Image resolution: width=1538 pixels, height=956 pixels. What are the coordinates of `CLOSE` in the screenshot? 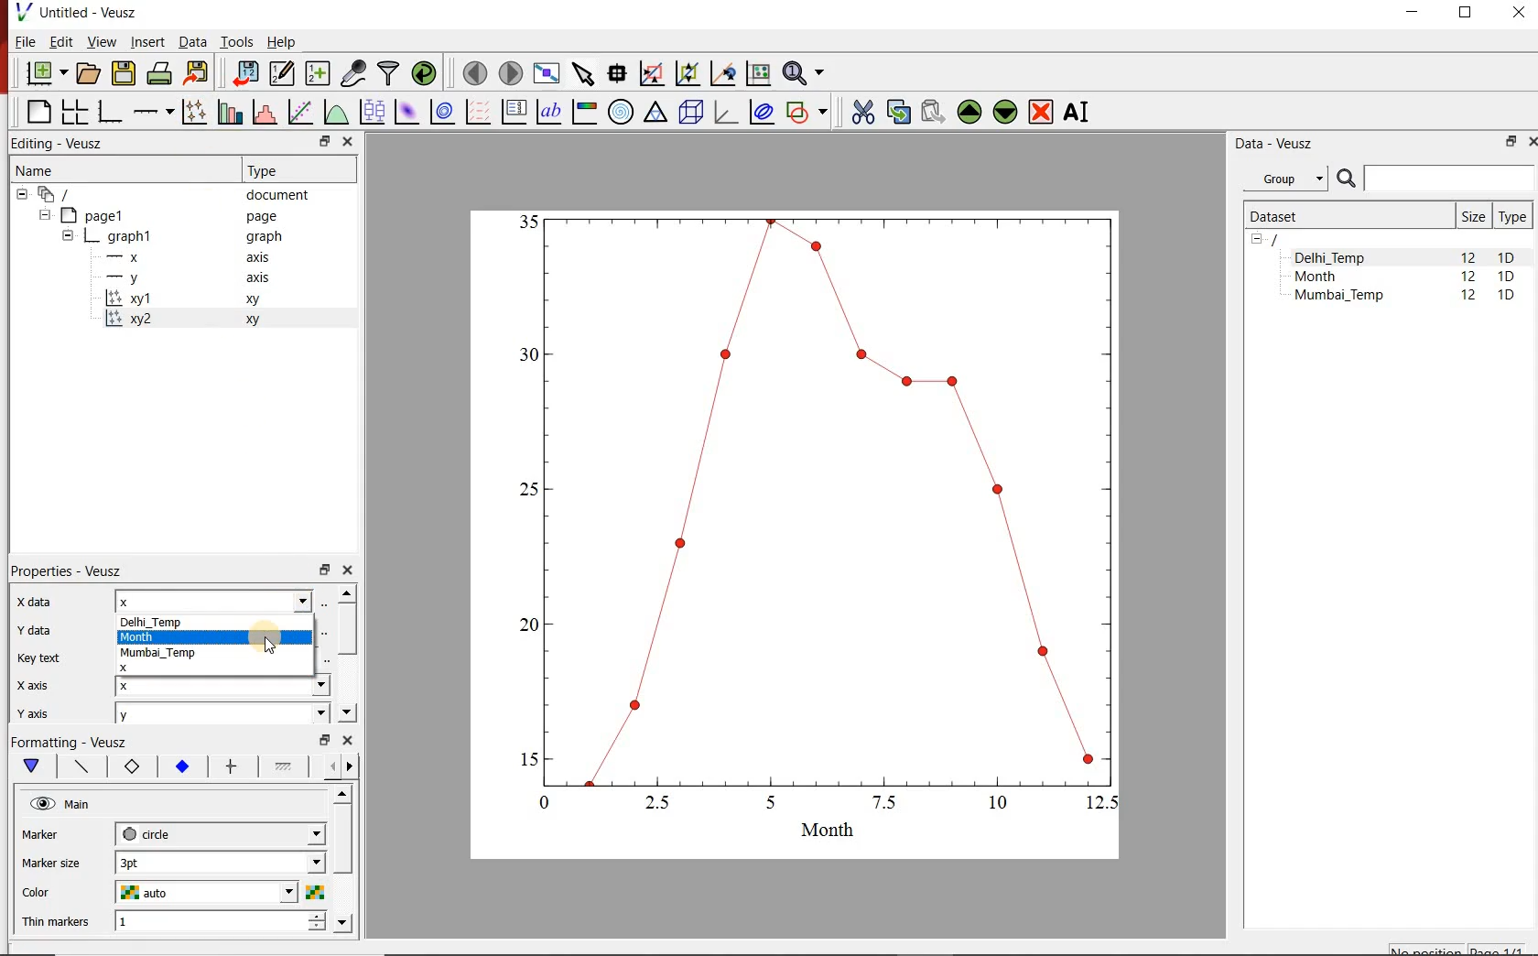 It's located at (1516, 12).